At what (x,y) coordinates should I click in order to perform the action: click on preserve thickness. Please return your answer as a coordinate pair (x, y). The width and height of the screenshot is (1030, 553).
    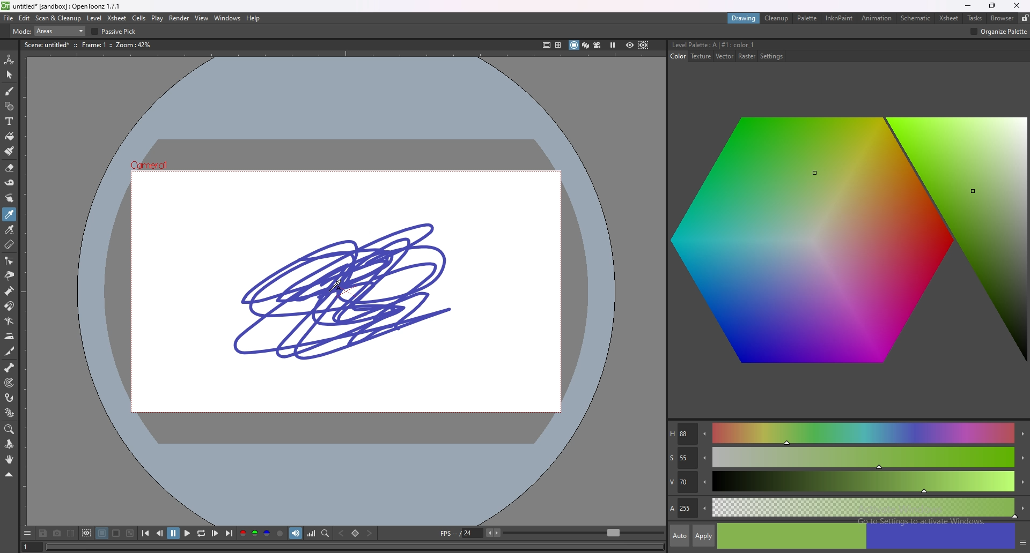
    Looking at the image, I should click on (315, 32).